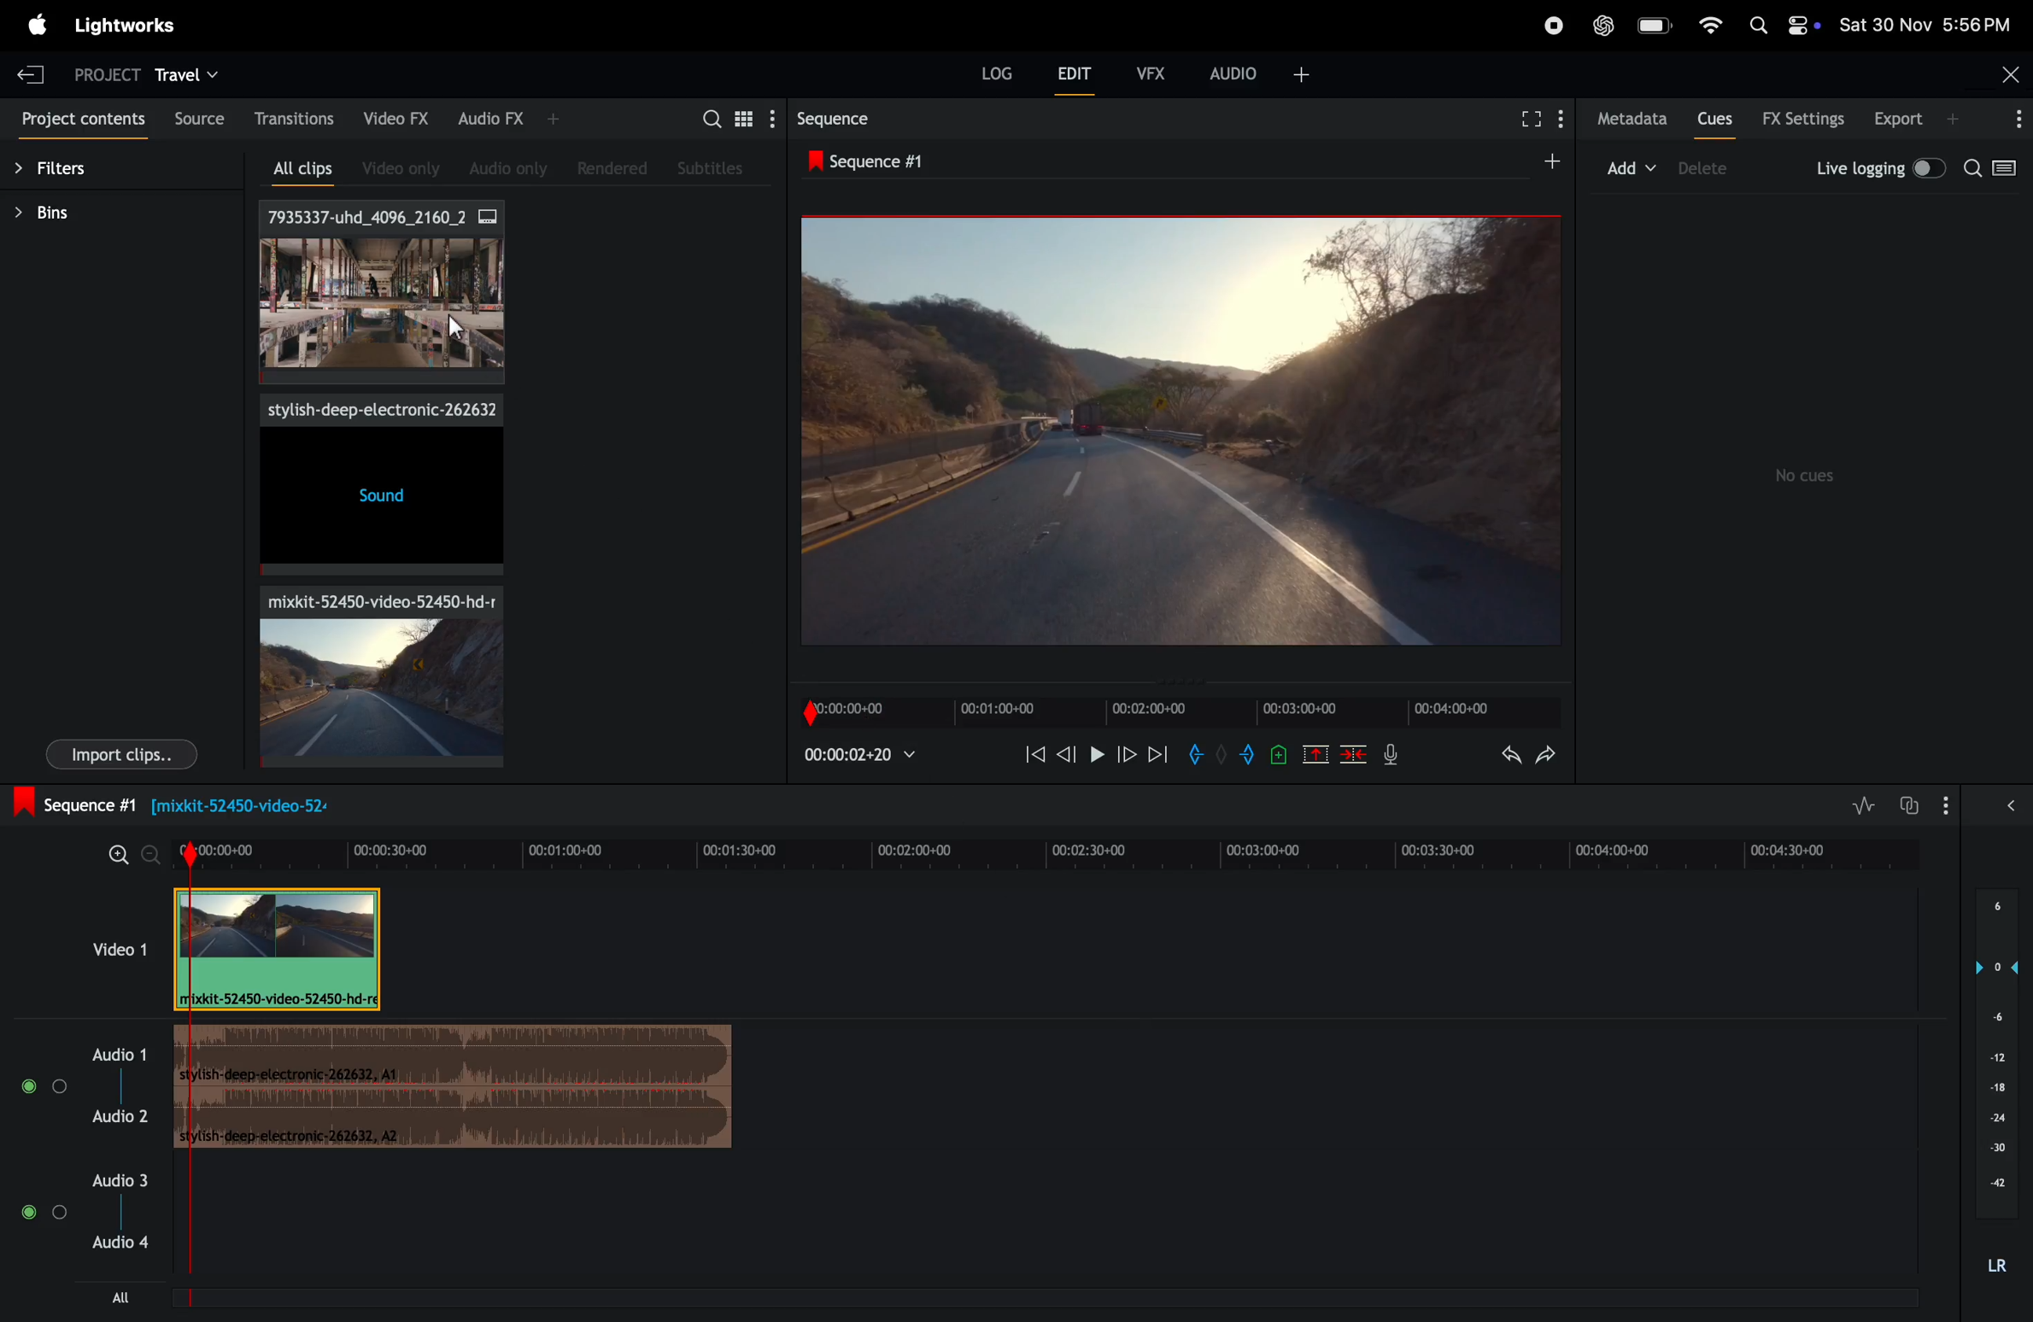  What do you see at coordinates (872, 163) in the screenshot?
I see `sequence #1` at bounding box center [872, 163].